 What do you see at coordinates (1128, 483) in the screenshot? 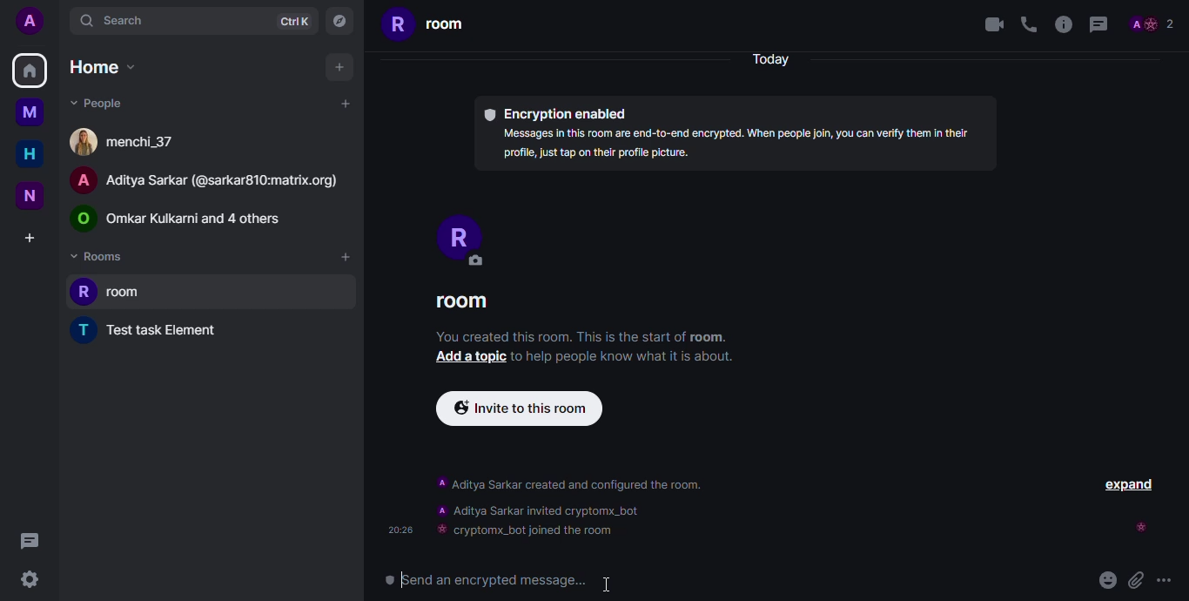
I see `EXPAND` at bounding box center [1128, 483].